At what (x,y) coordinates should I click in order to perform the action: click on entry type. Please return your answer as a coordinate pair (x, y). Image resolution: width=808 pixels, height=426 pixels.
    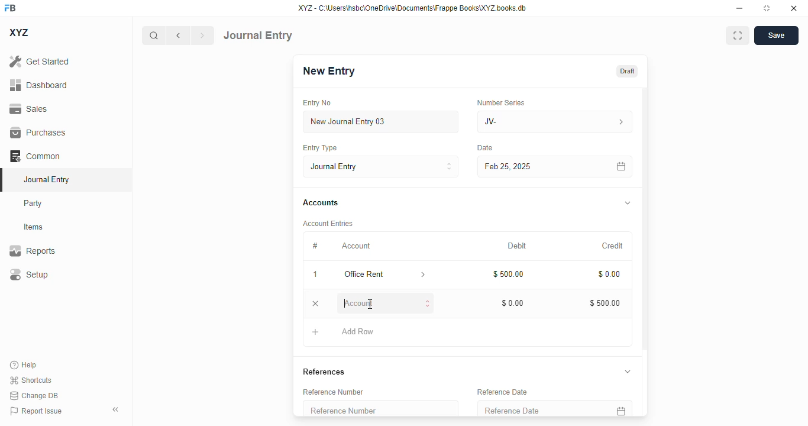
    Looking at the image, I should click on (319, 147).